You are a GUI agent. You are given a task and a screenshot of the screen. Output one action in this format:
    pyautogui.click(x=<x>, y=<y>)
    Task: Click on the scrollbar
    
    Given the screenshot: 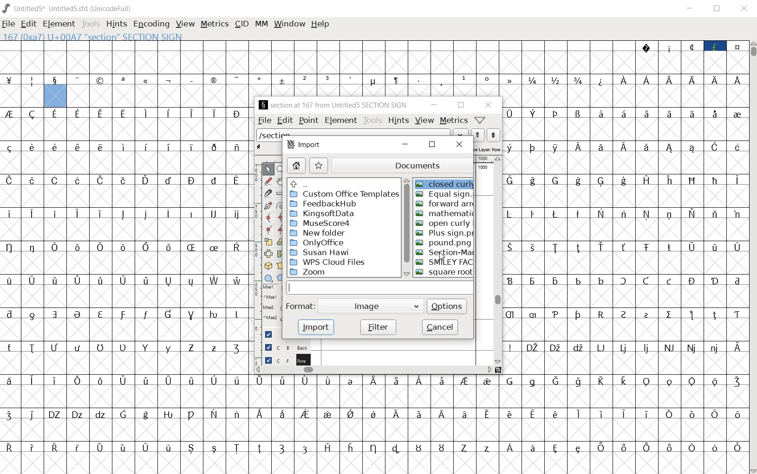 What is the action you would take?
    pyautogui.click(x=371, y=371)
    